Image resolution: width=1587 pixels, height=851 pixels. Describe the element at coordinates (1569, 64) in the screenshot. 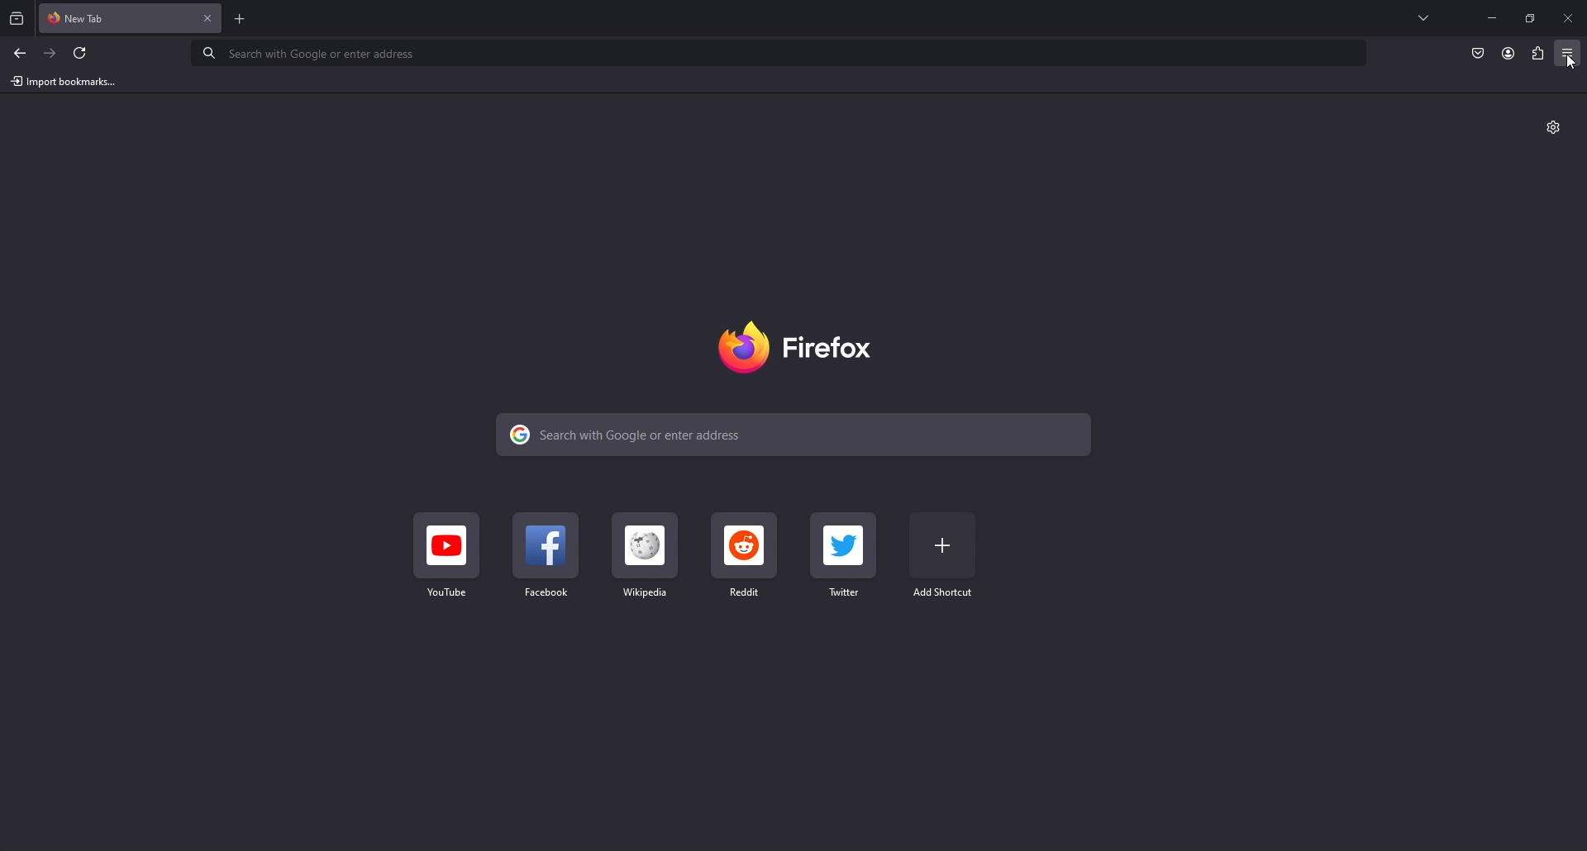

I see `cursor` at that location.